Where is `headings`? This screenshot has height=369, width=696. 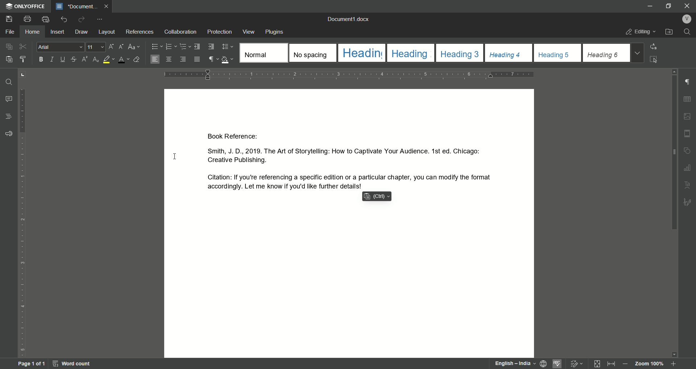
headings is located at coordinates (312, 53).